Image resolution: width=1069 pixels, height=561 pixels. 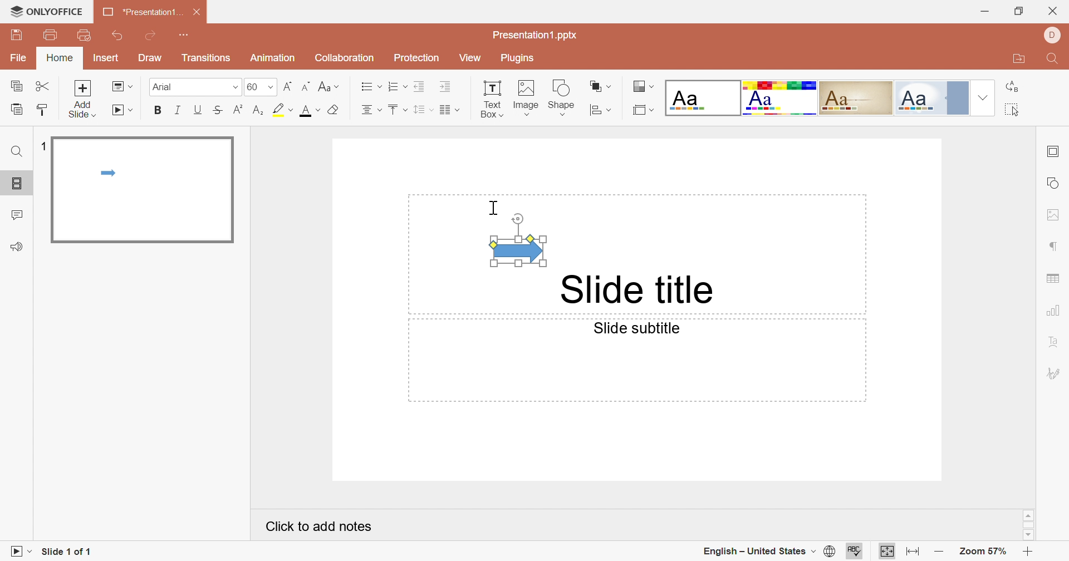 I want to click on Shape, so click(x=561, y=100).